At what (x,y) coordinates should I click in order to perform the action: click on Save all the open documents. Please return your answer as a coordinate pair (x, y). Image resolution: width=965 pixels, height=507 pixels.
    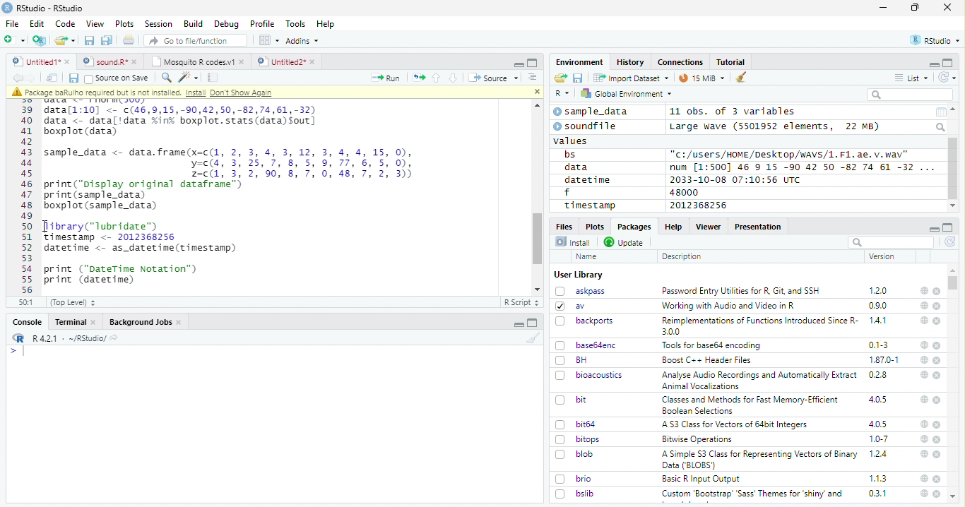
    Looking at the image, I should click on (107, 41).